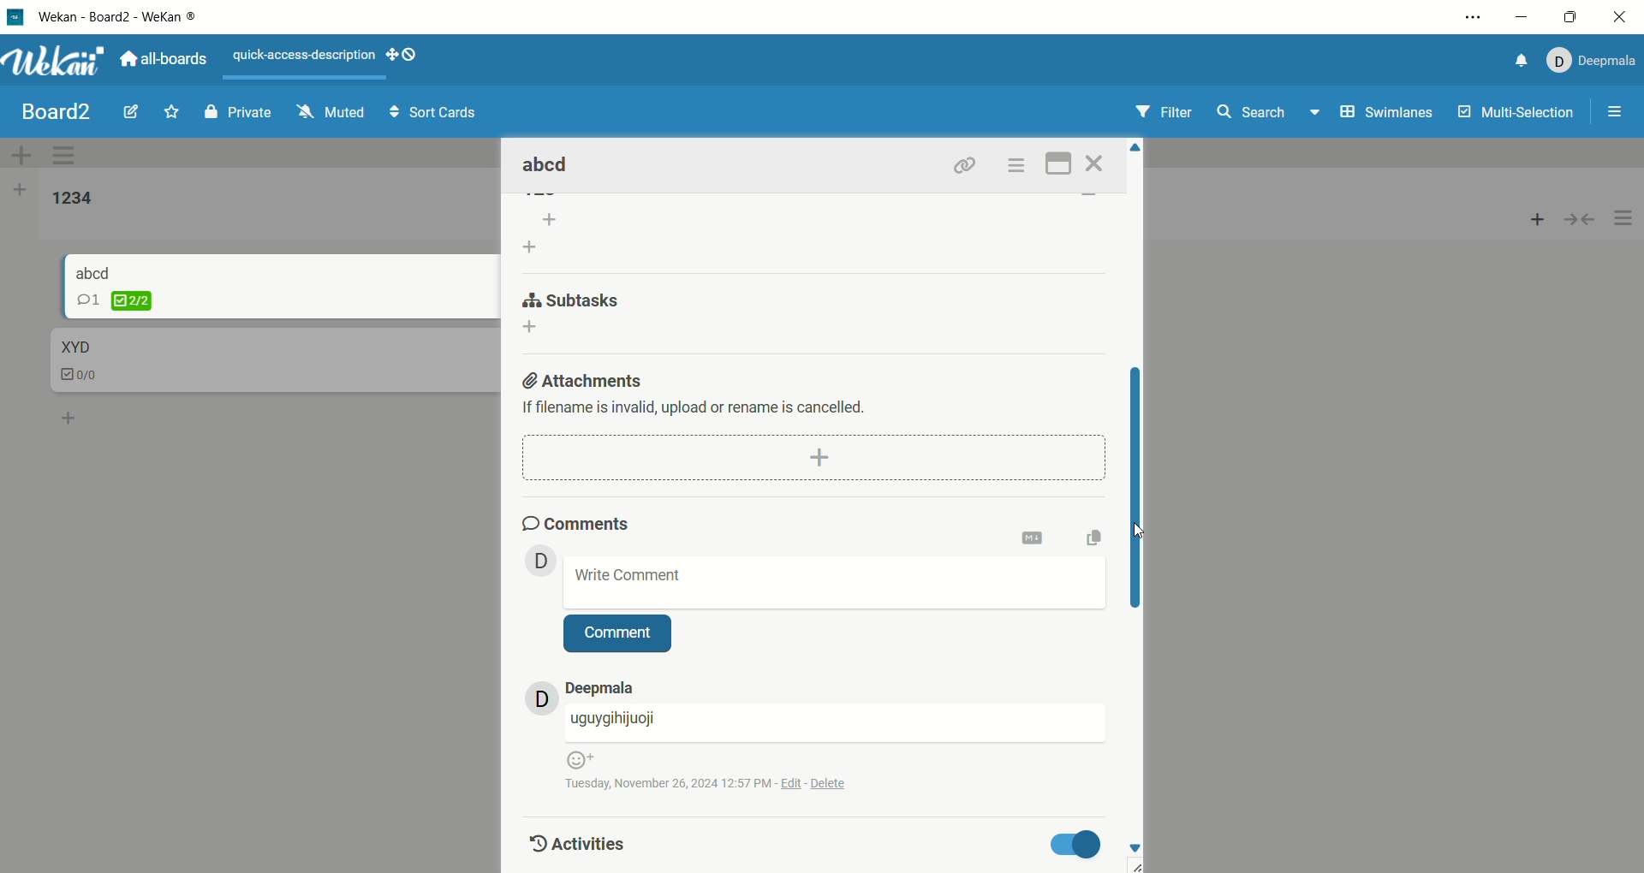 This screenshot has height=873, width=1644. What do you see at coordinates (1518, 113) in the screenshot?
I see `multi-selection` at bounding box center [1518, 113].